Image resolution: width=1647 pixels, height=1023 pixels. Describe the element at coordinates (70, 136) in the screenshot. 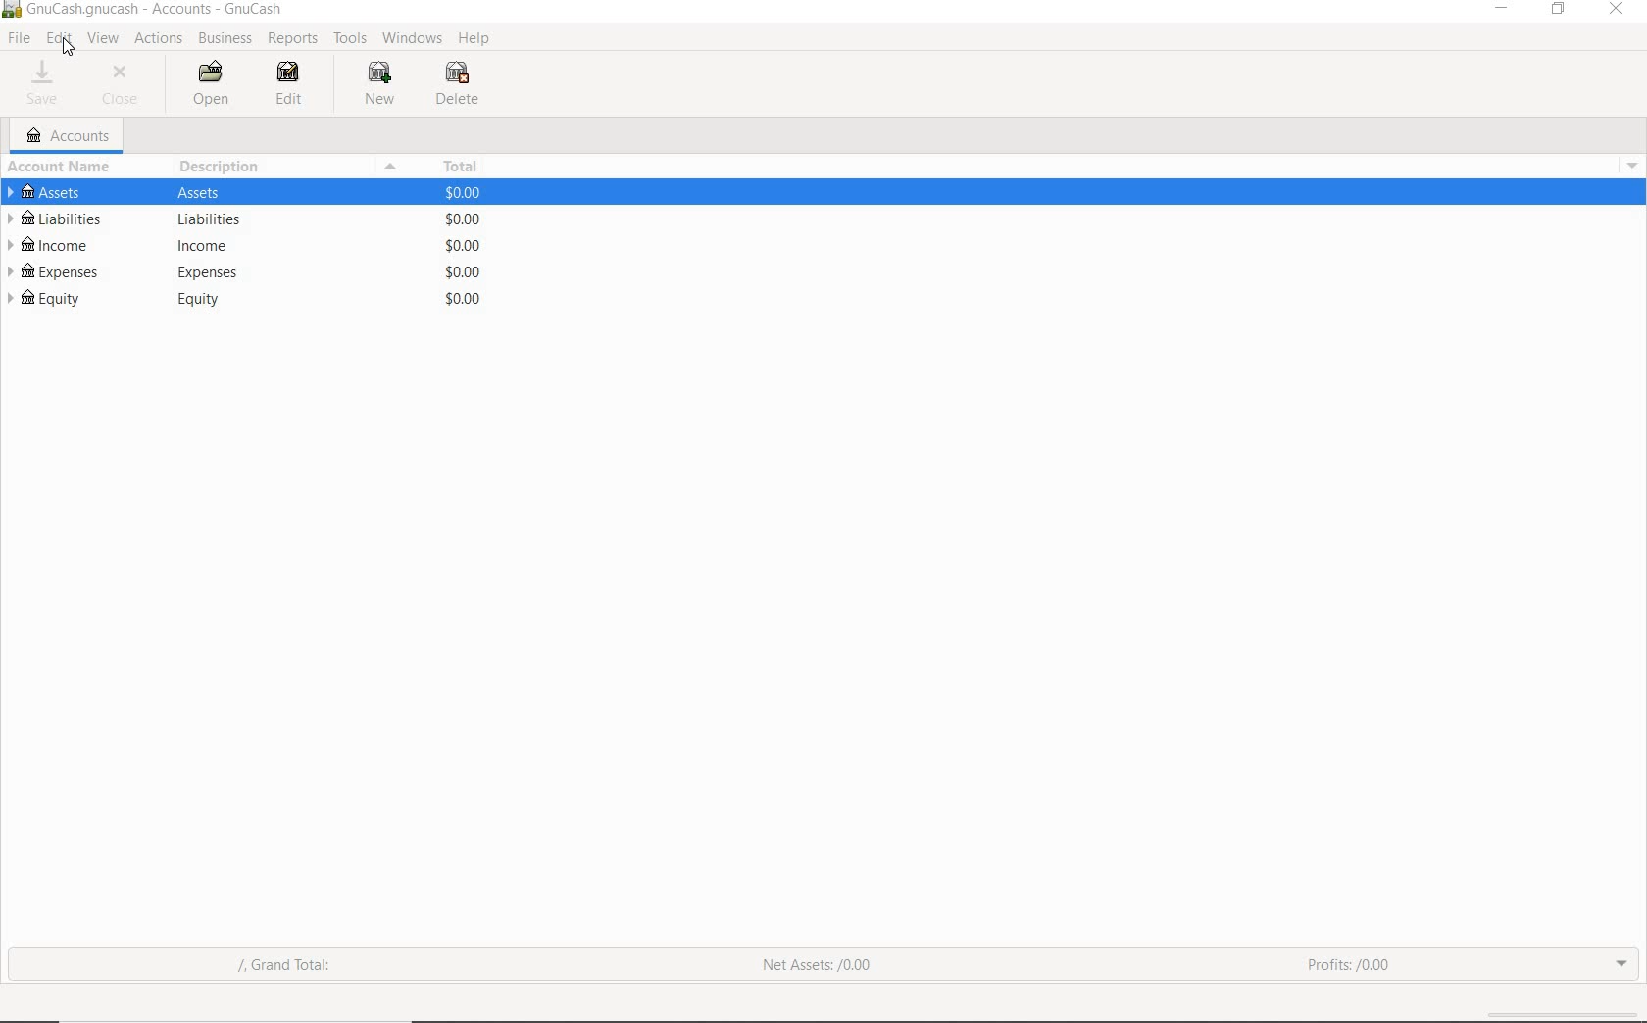

I see `ACCOUNTS` at that location.